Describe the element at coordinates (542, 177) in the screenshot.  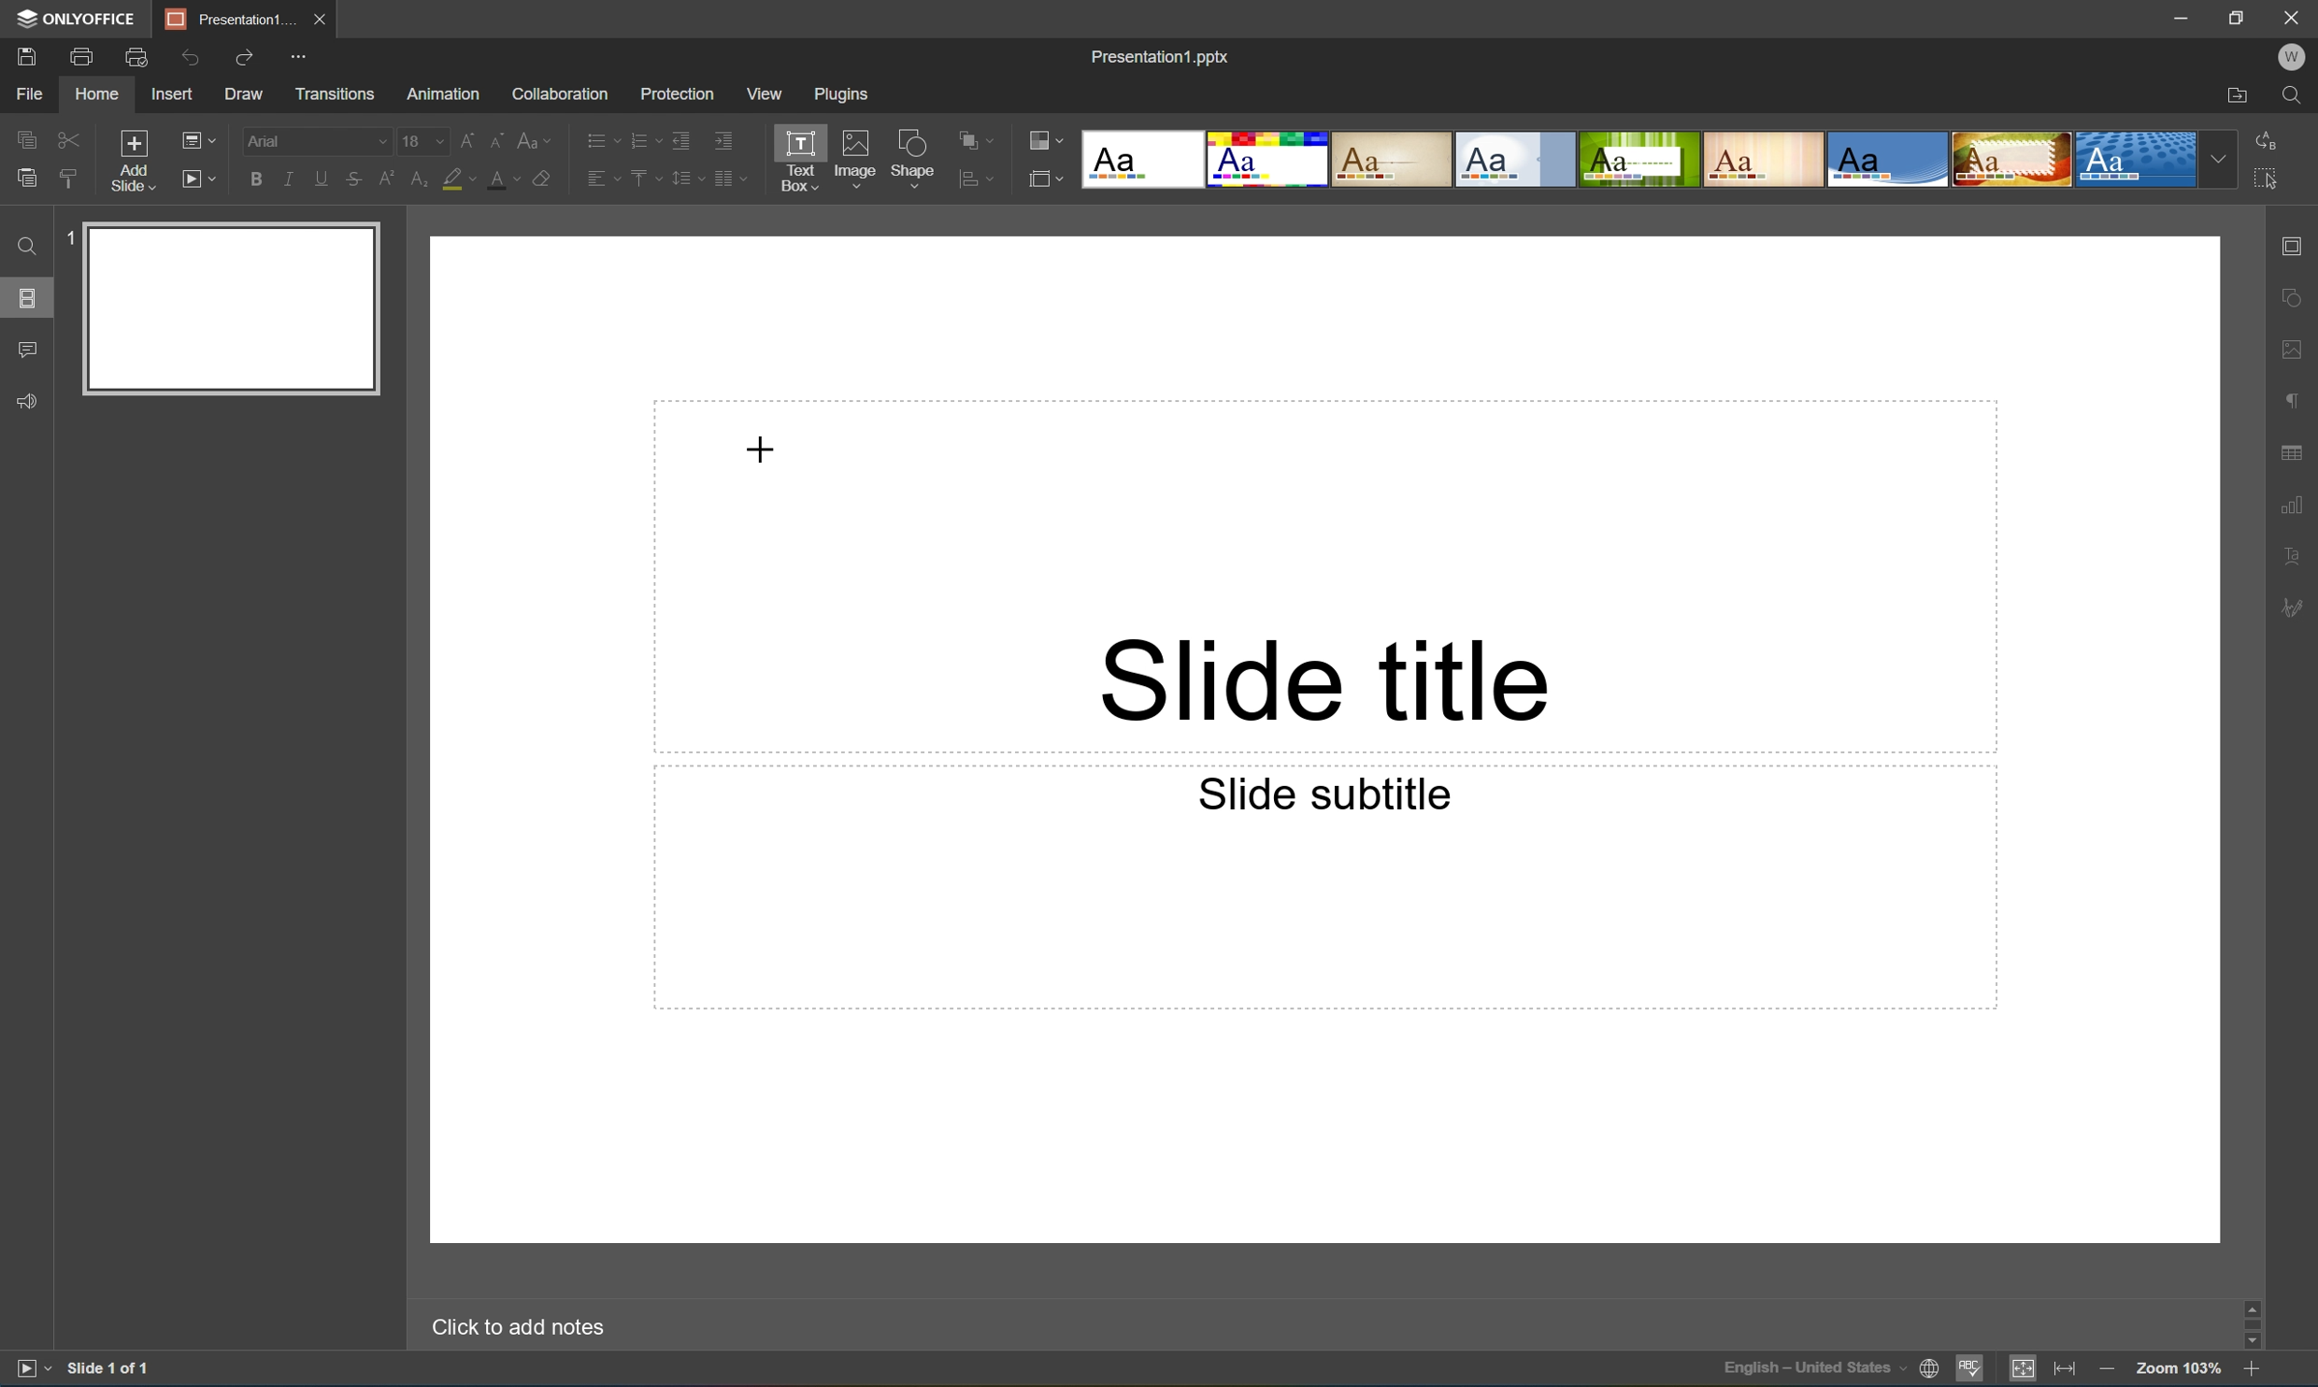
I see `Clear style` at that location.